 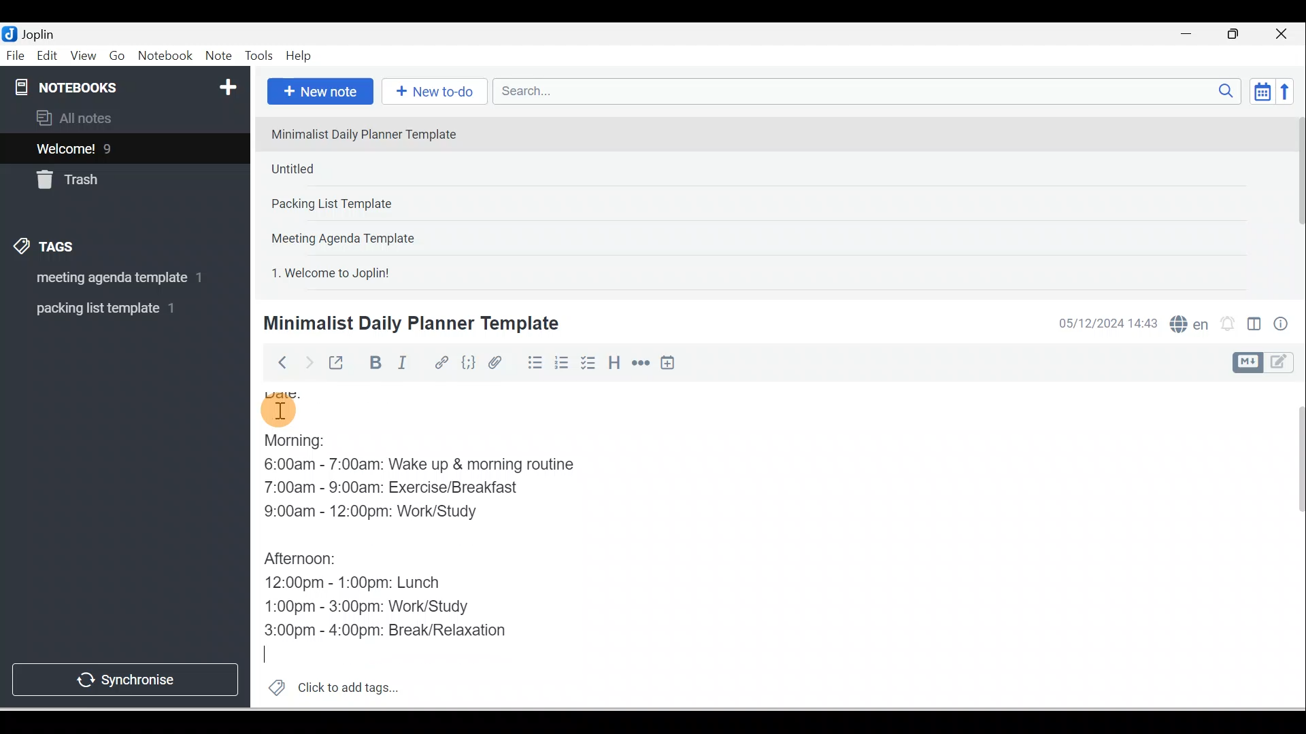 What do you see at coordinates (1190, 35) in the screenshot?
I see `Minimise` at bounding box center [1190, 35].